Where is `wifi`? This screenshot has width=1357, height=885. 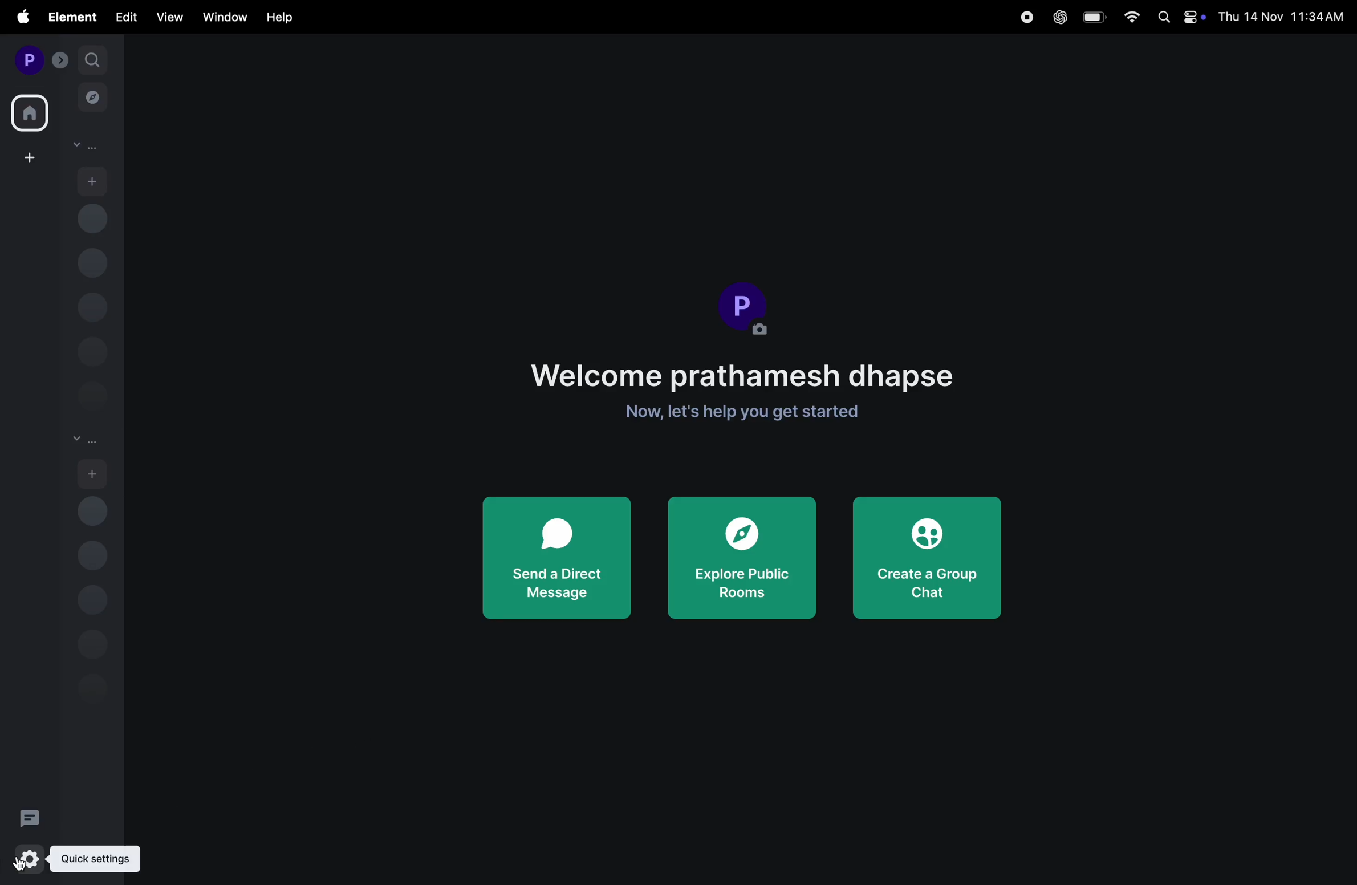 wifi is located at coordinates (1127, 17).